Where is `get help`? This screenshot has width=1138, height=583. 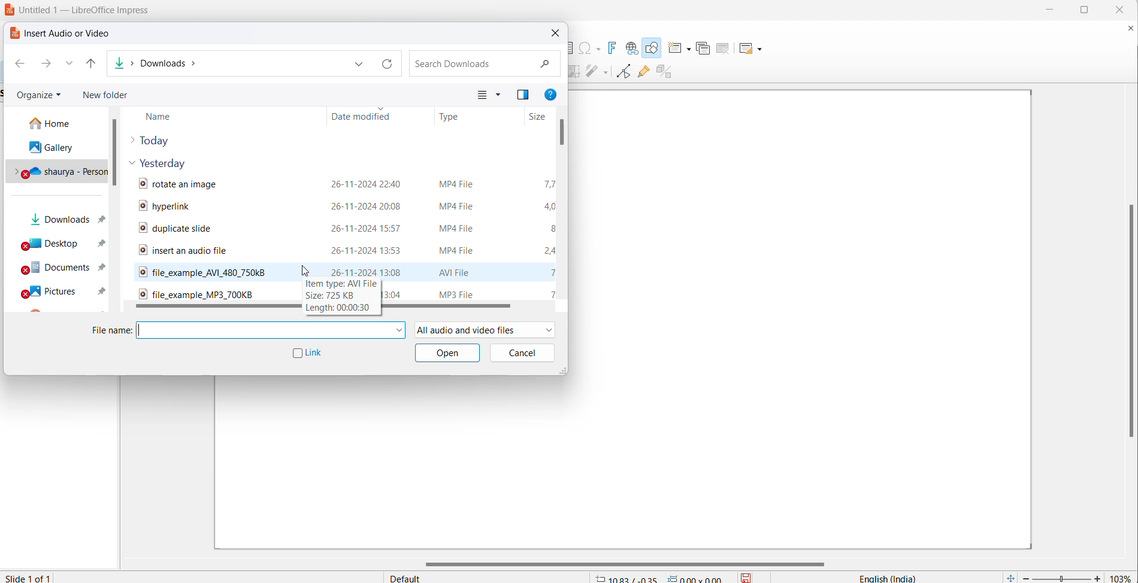 get help is located at coordinates (553, 93).